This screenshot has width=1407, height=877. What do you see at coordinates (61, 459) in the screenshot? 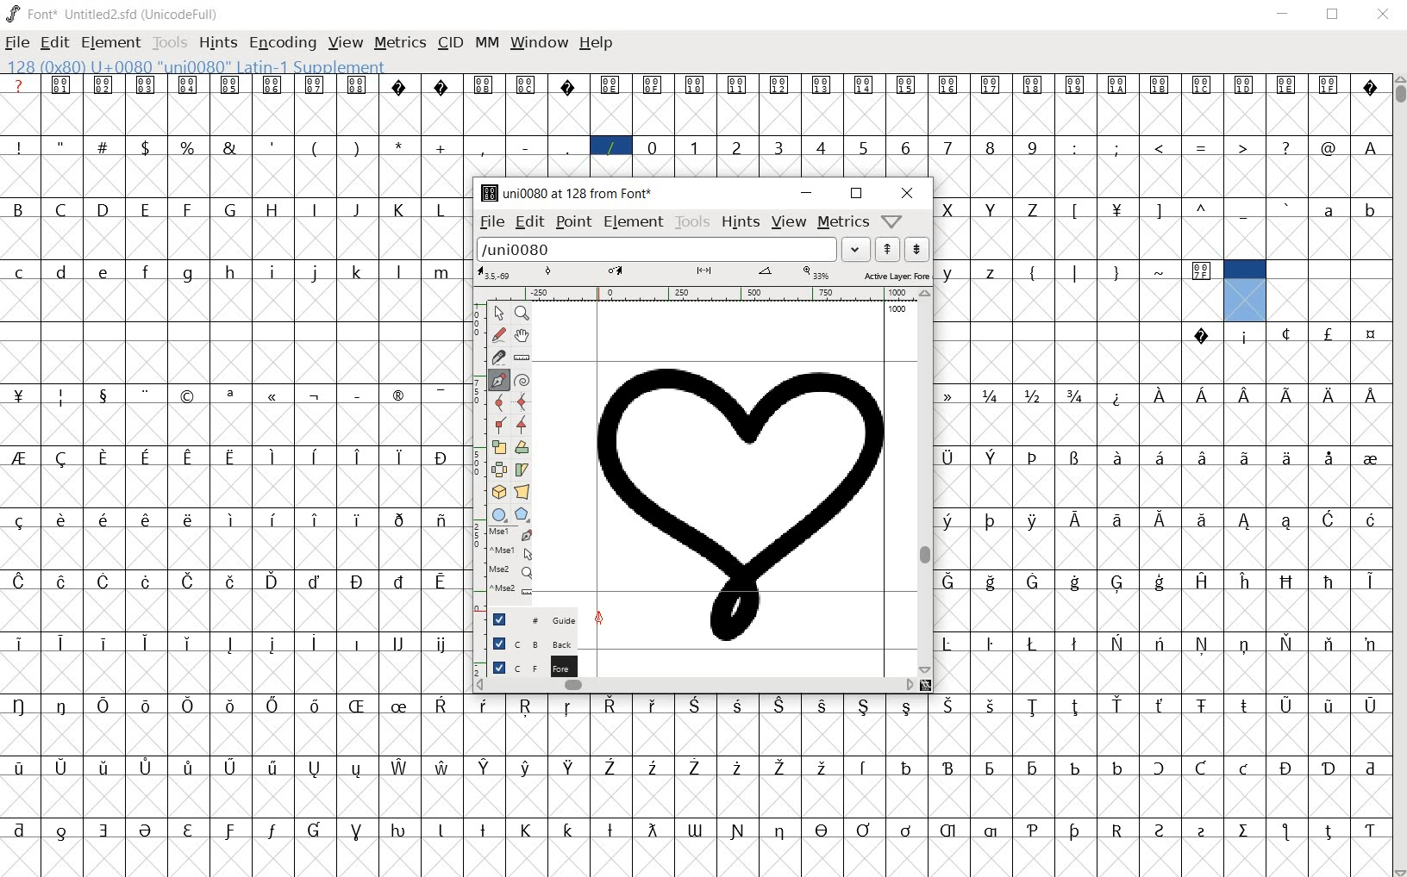
I see `glyph` at bounding box center [61, 459].